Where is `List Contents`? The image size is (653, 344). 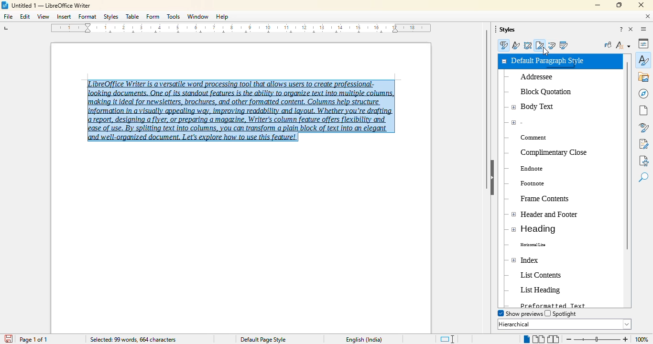
List Contents is located at coordinates (548, 274).